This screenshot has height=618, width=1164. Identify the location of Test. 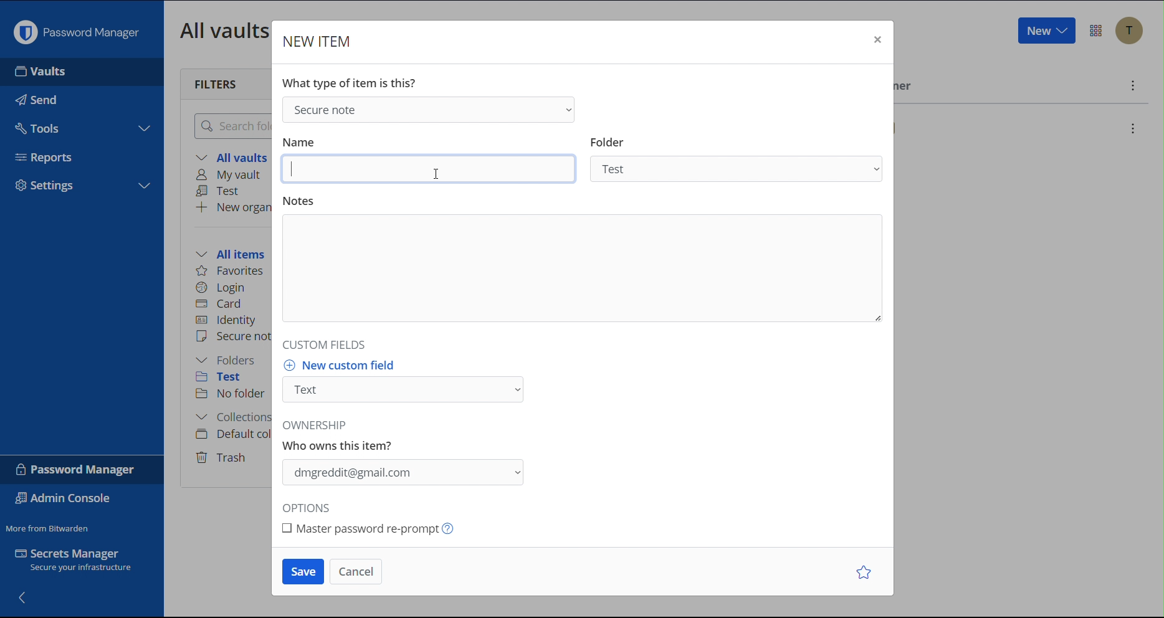
(227, 379).